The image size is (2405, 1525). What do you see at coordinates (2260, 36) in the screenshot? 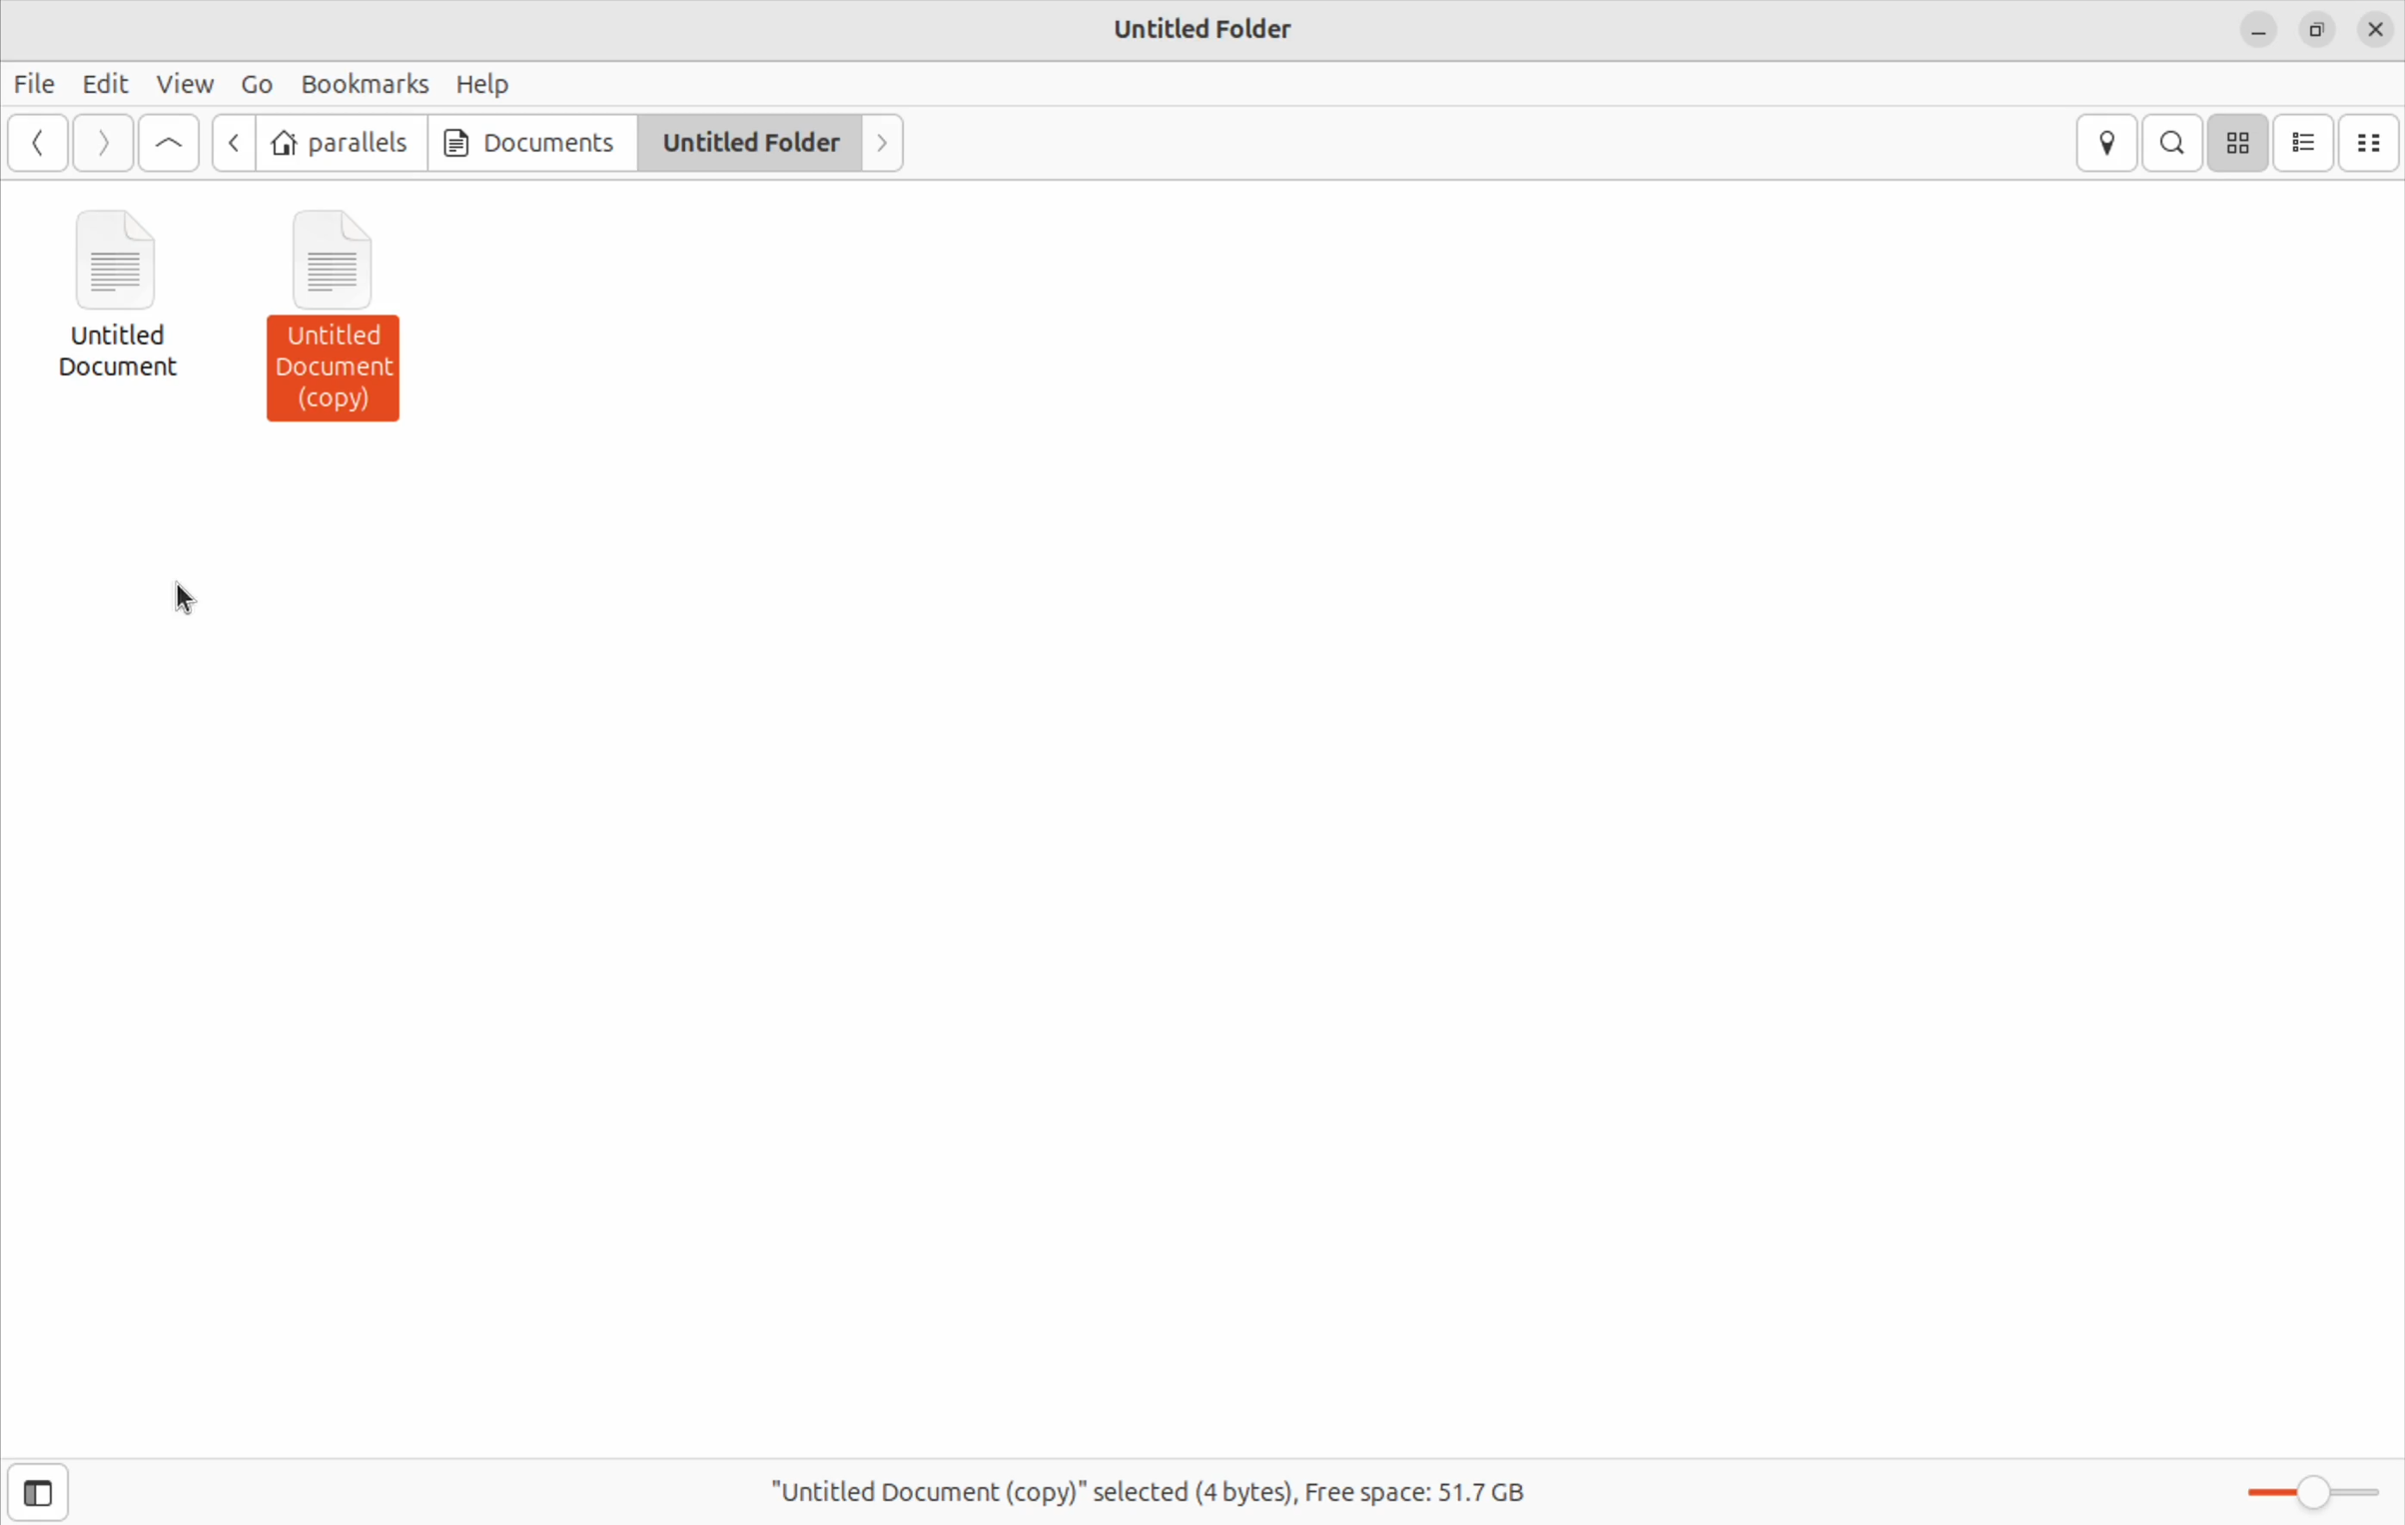
I see `minimize` at bounding box center [2260, 36].